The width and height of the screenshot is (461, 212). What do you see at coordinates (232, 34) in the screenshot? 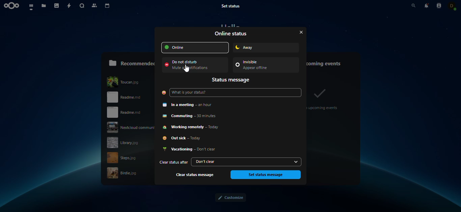
I see `online status` at bounding box center [232, 34].